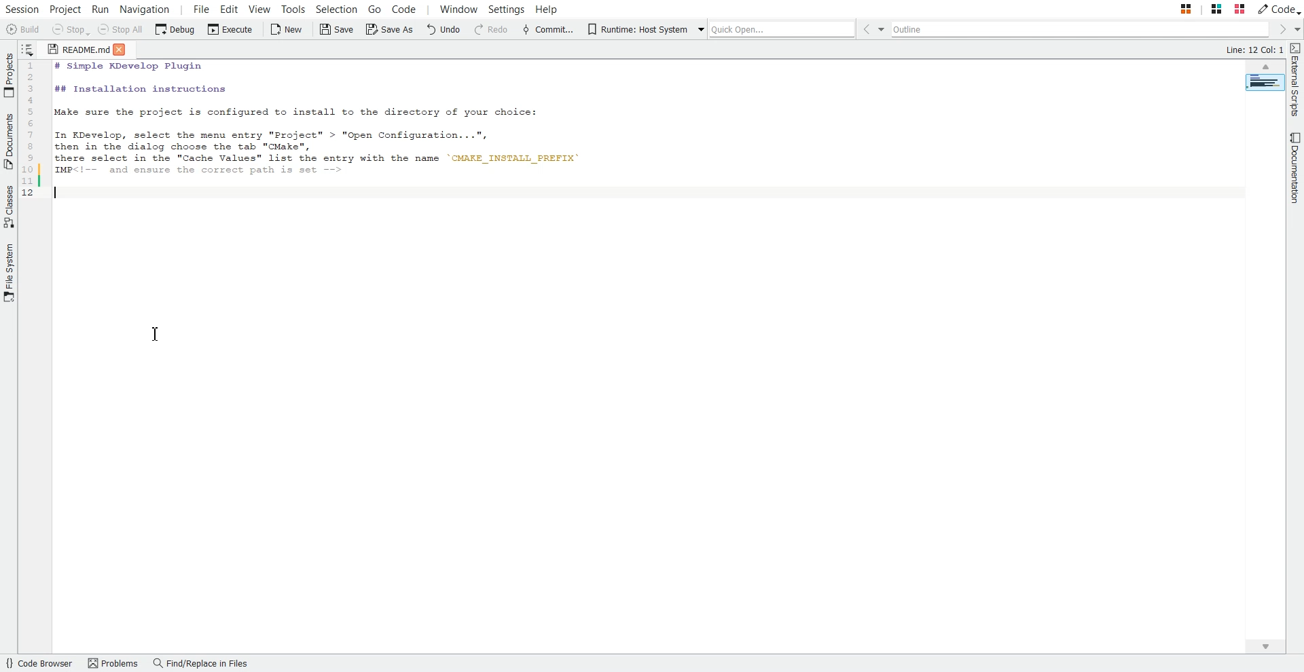 The width and height of the screenshot is (1304, 672). I want to click on Save As, so click(388, 30).